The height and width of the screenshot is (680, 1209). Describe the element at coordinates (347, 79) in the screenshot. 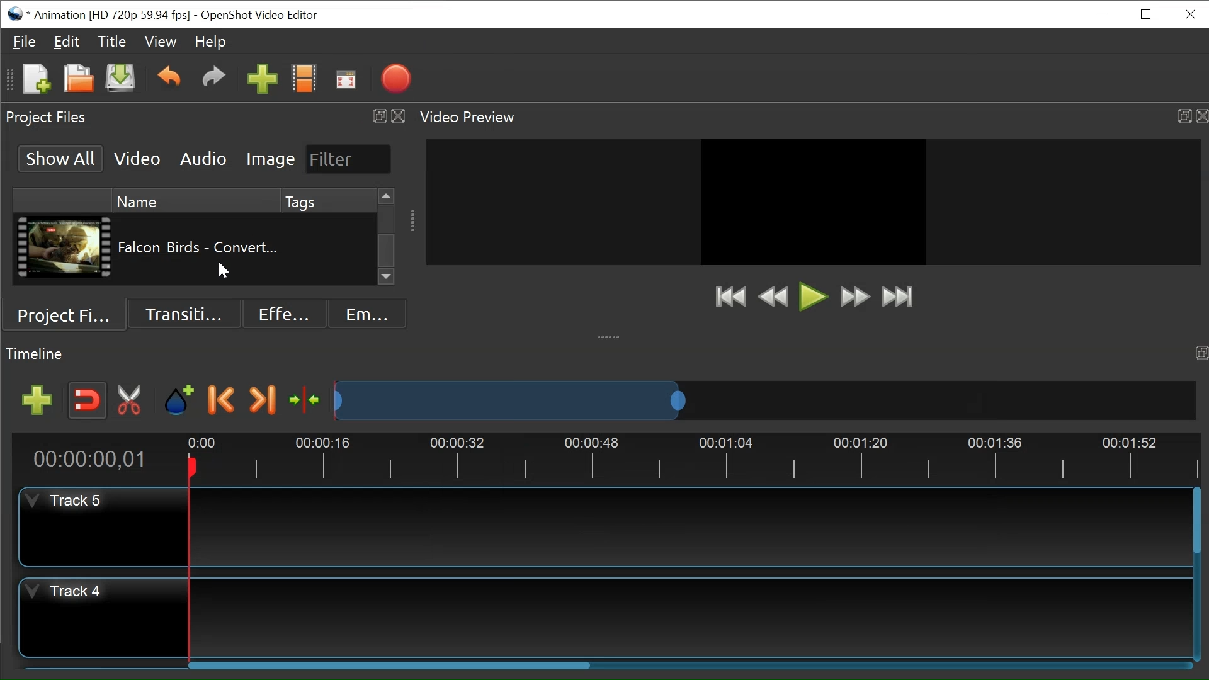

I see `Fullscreen` at that location.